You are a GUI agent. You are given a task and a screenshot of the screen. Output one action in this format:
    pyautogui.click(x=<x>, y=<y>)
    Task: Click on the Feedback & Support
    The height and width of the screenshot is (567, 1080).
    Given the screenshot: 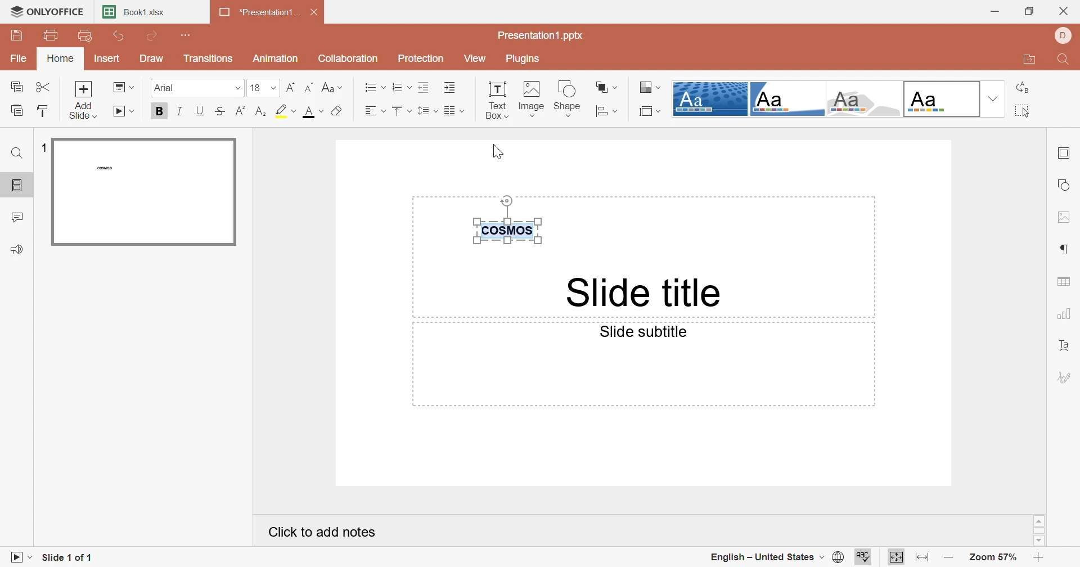 What is the action you would take?
    pyautogui.click(x=19, y=250)
    